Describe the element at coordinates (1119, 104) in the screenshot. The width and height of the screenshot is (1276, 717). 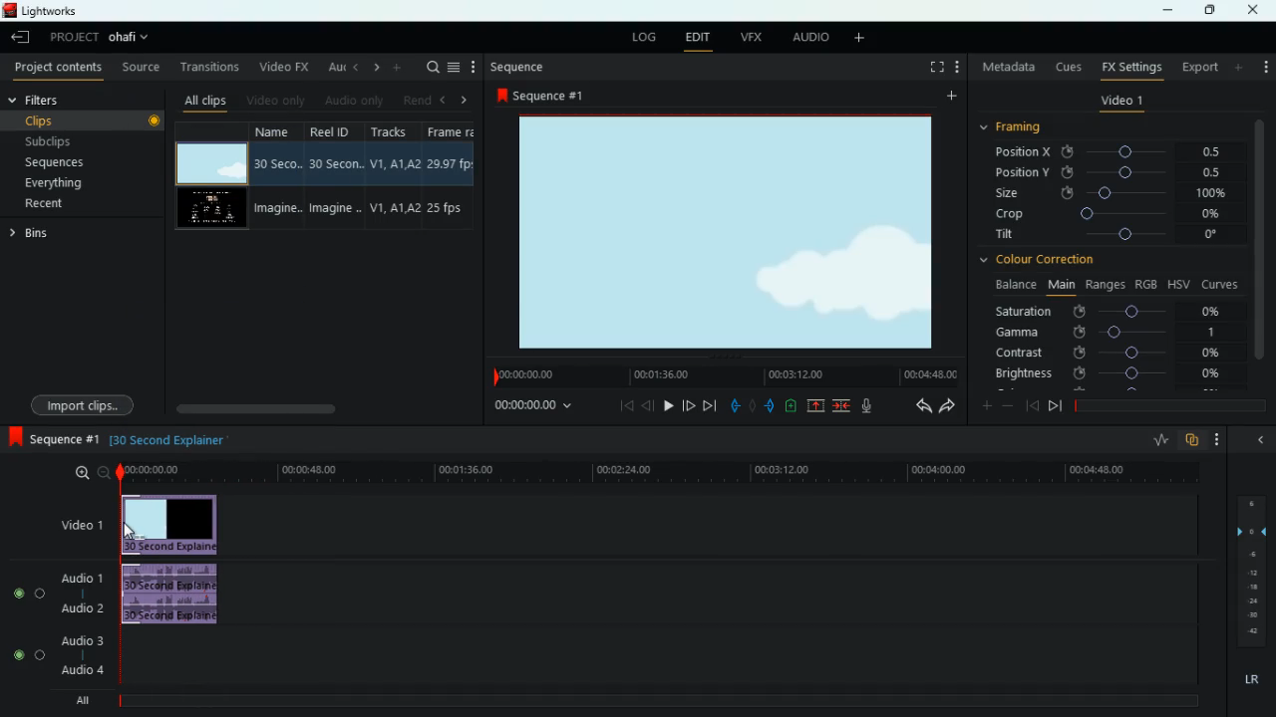
I see `video 1` at that location.